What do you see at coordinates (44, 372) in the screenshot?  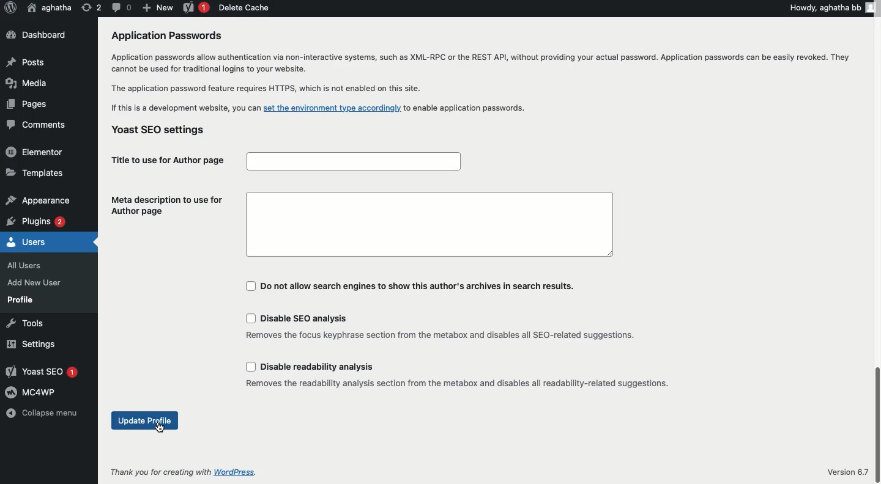 I see `Yoast SEO 1` at bounding box center [44, 372].